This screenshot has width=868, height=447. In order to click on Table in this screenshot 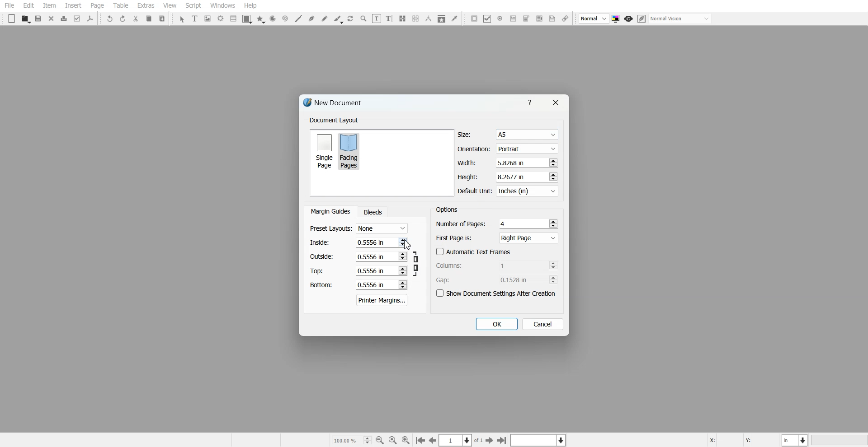, I will do `click(120, 5)`.